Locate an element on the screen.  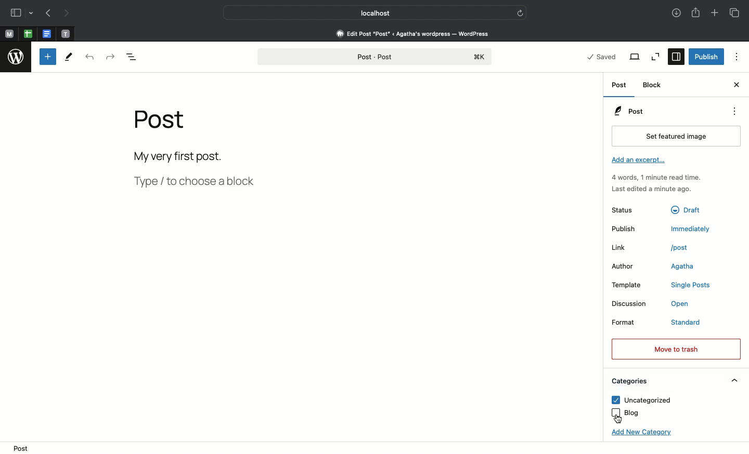
options is located at coordinates (737, 57).